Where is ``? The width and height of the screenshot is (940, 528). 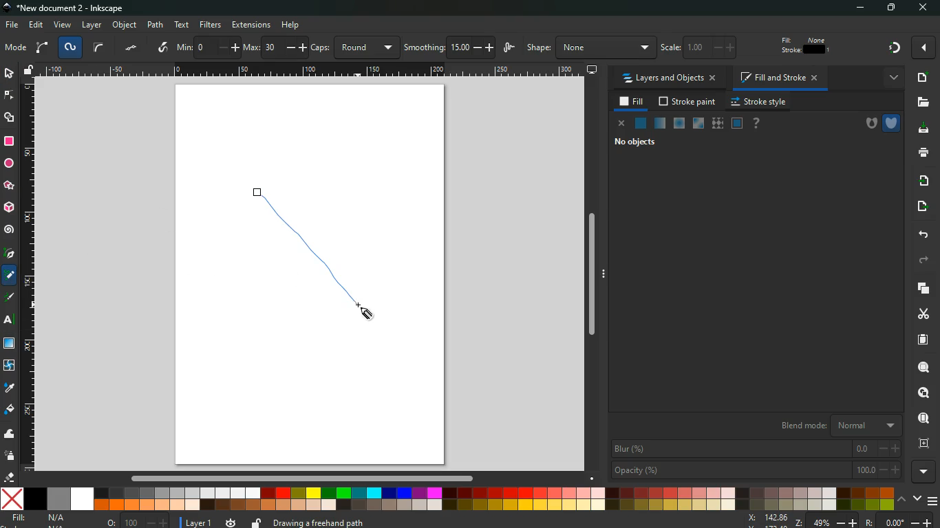  is located at coordinates (299, 478).